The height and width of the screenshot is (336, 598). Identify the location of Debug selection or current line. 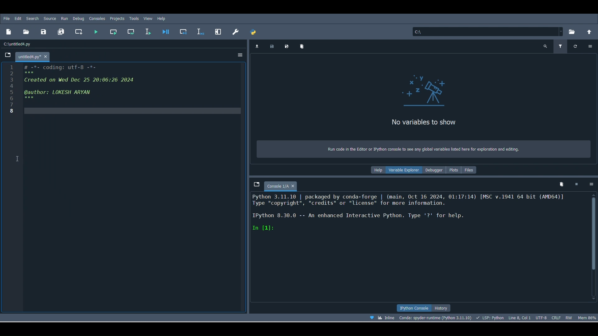
(200, 30).